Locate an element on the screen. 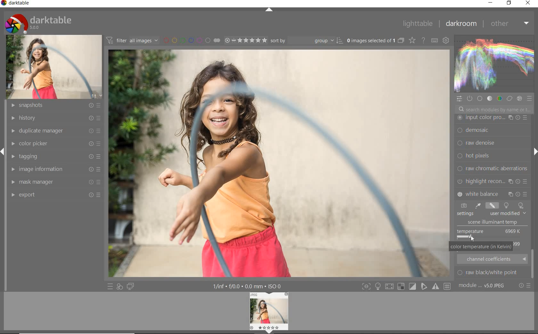 The height and width of the screenshot is (334, 538). selected image range rating is located at coordinates (245, 40).